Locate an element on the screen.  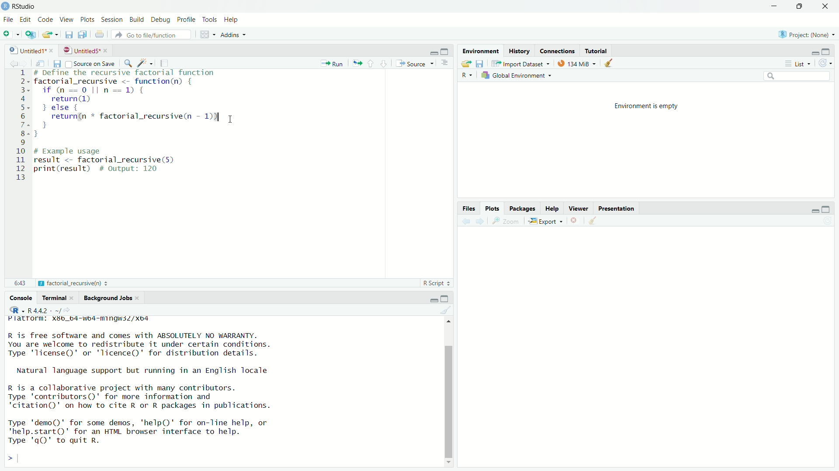
File is located at coordinates (7, 20).